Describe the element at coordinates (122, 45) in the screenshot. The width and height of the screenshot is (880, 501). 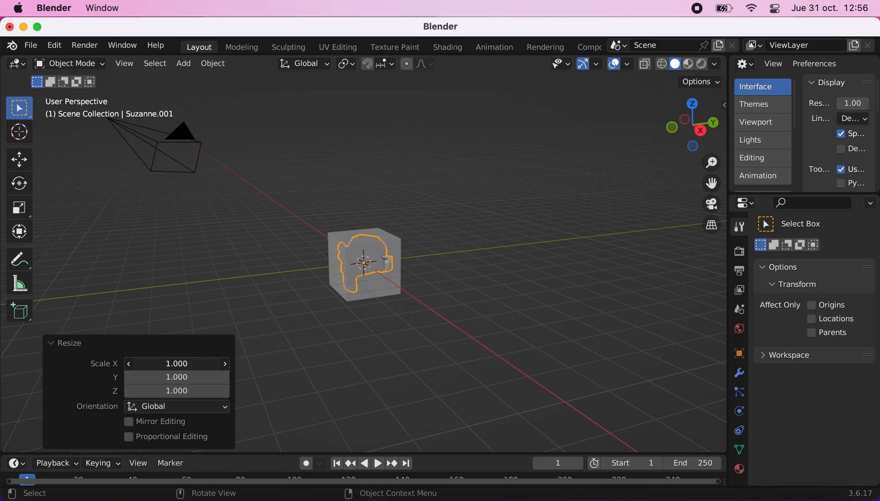
I see `window` at that location.